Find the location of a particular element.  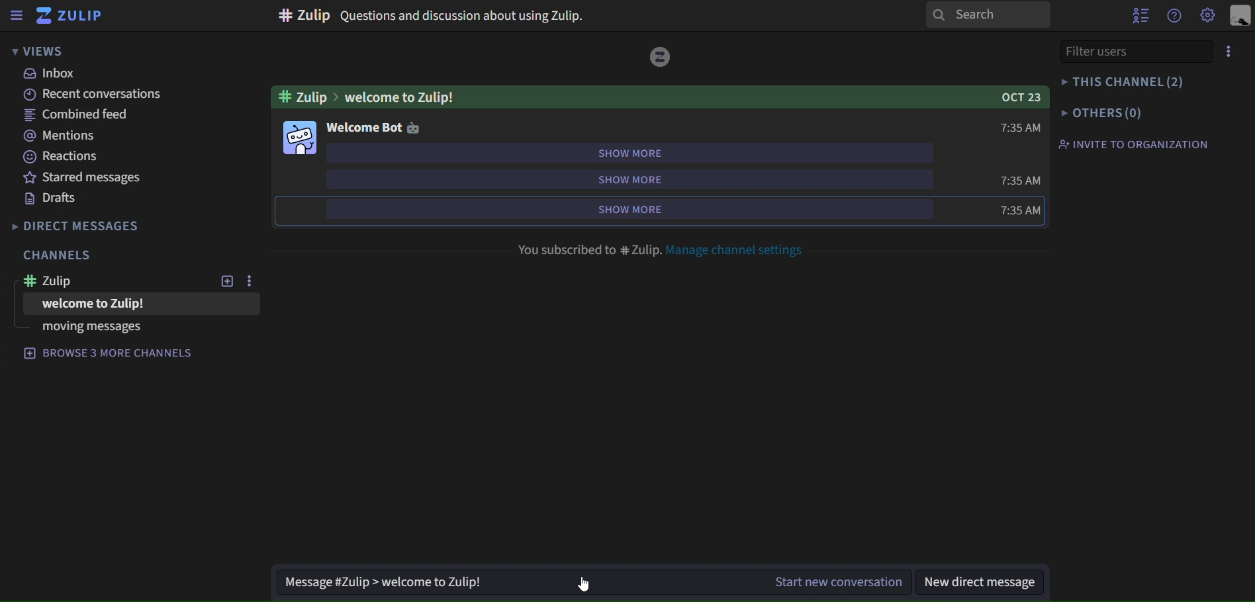

reactions is located at coordinates (66, 159).